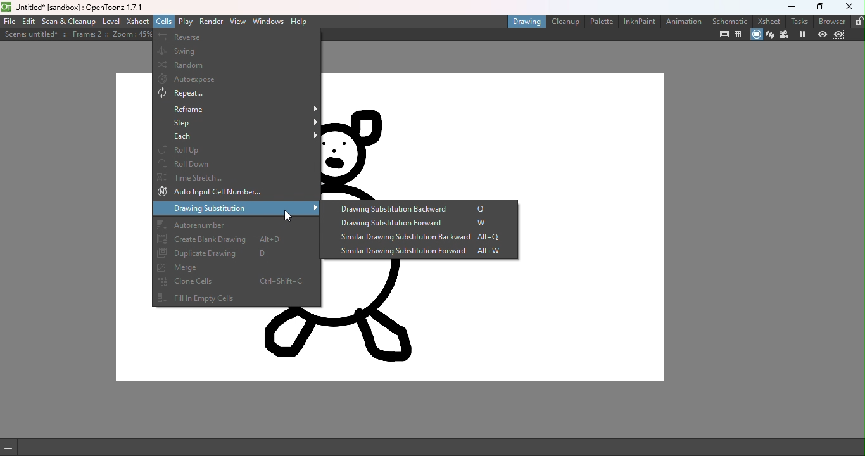 The image size is (865, 456). What do you see at coordinates (526, 22) in the screenshot?
I see `Drawing` at bounding box center [526, 22].